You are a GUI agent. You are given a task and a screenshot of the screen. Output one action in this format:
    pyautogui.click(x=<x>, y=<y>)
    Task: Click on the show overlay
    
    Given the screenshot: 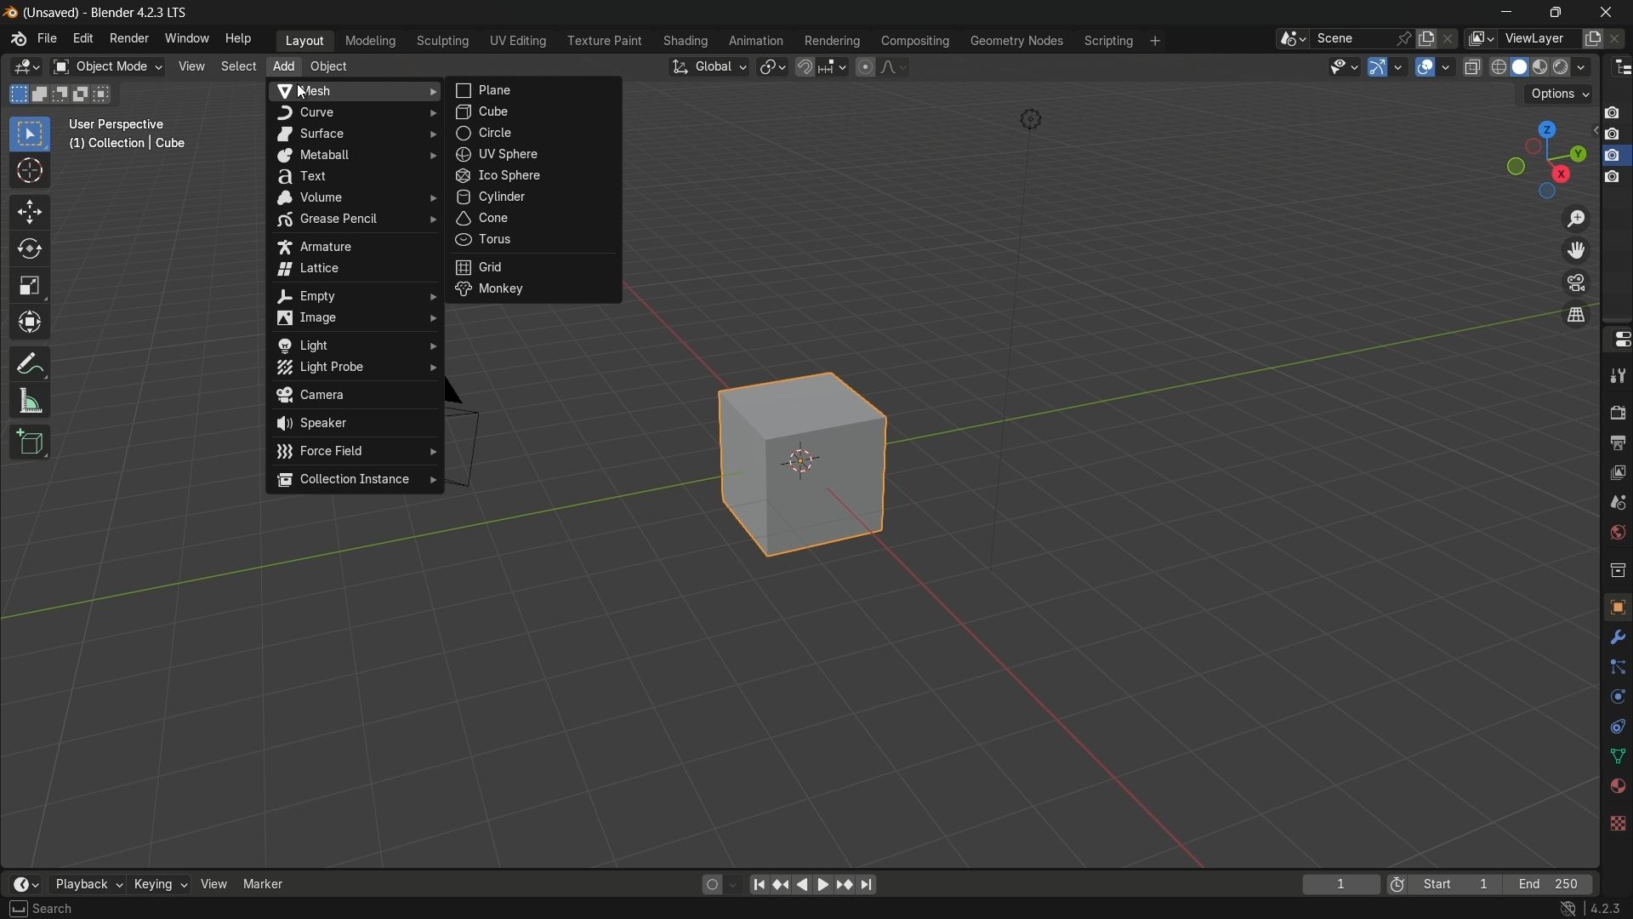 What is the action you would take?
    pyautogui.click(x=1425, y=67)
    